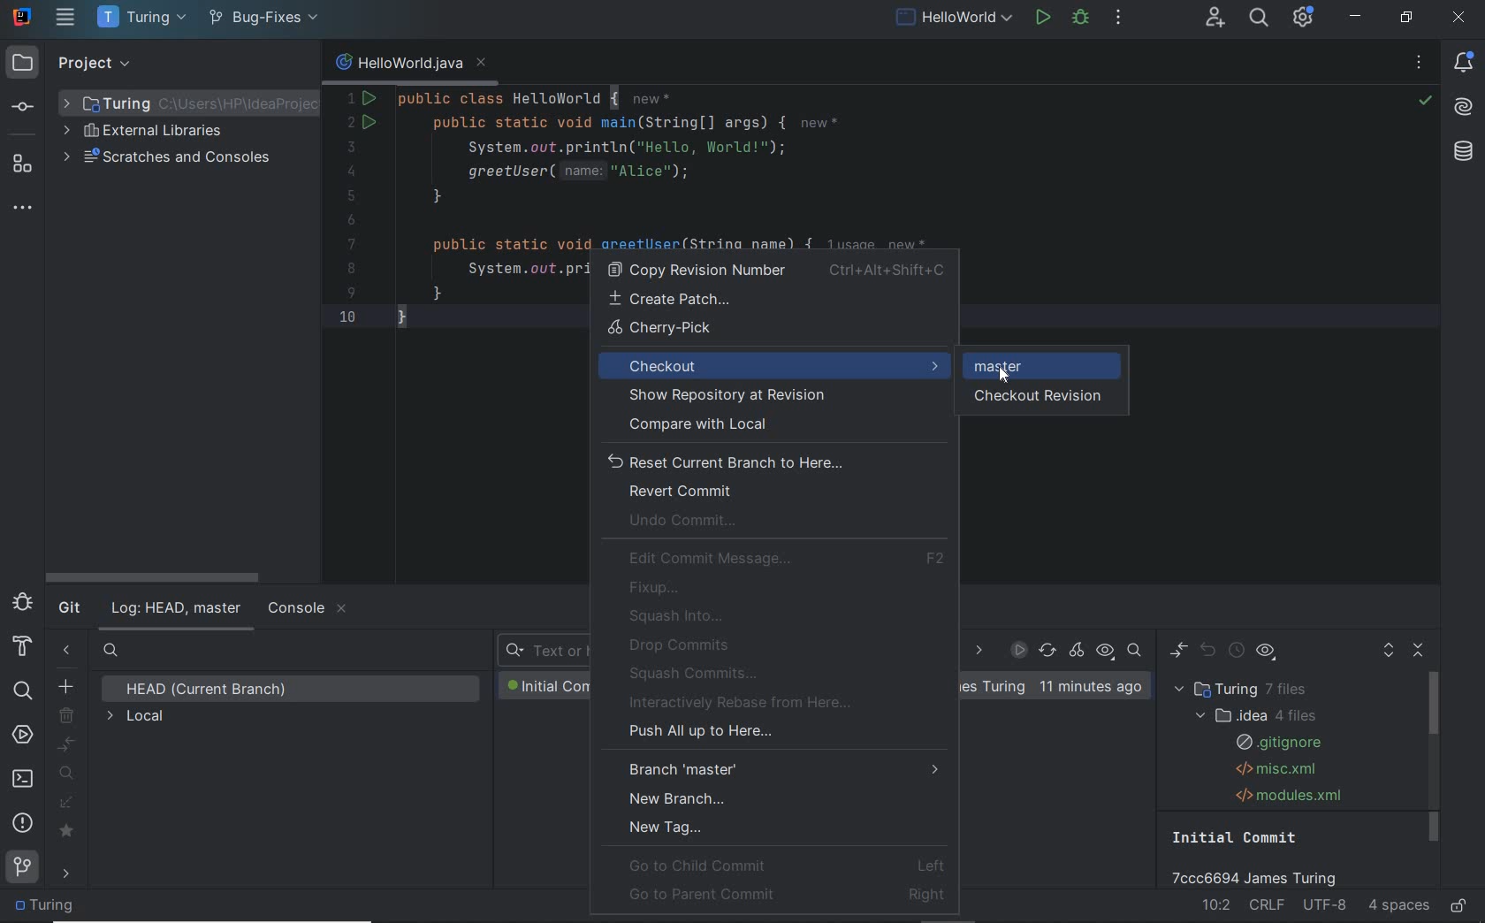  Describe the element at coordinates (1407, 18) in the screenshot. I see `restore down` at that location.